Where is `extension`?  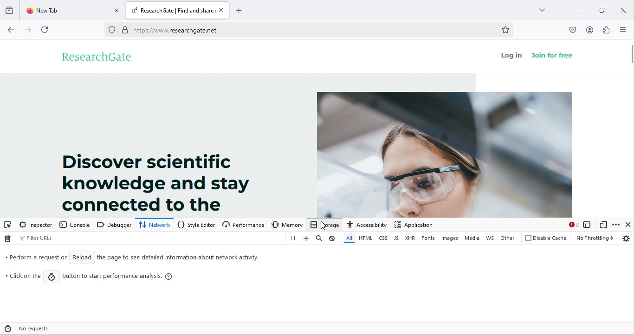 extension is located at coordinates (606, 29).